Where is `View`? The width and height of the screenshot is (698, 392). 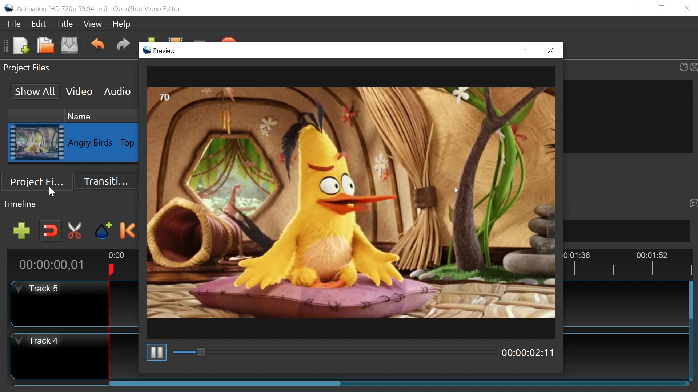 View is located at coordinates (91, 24).